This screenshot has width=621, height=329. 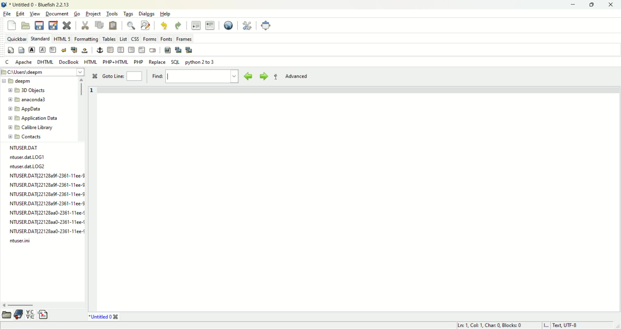 What do you see at coordinates (29, 157) in the screenshot?
I see `ntuser.dat.LOG1` at bounding box center [29, 157].